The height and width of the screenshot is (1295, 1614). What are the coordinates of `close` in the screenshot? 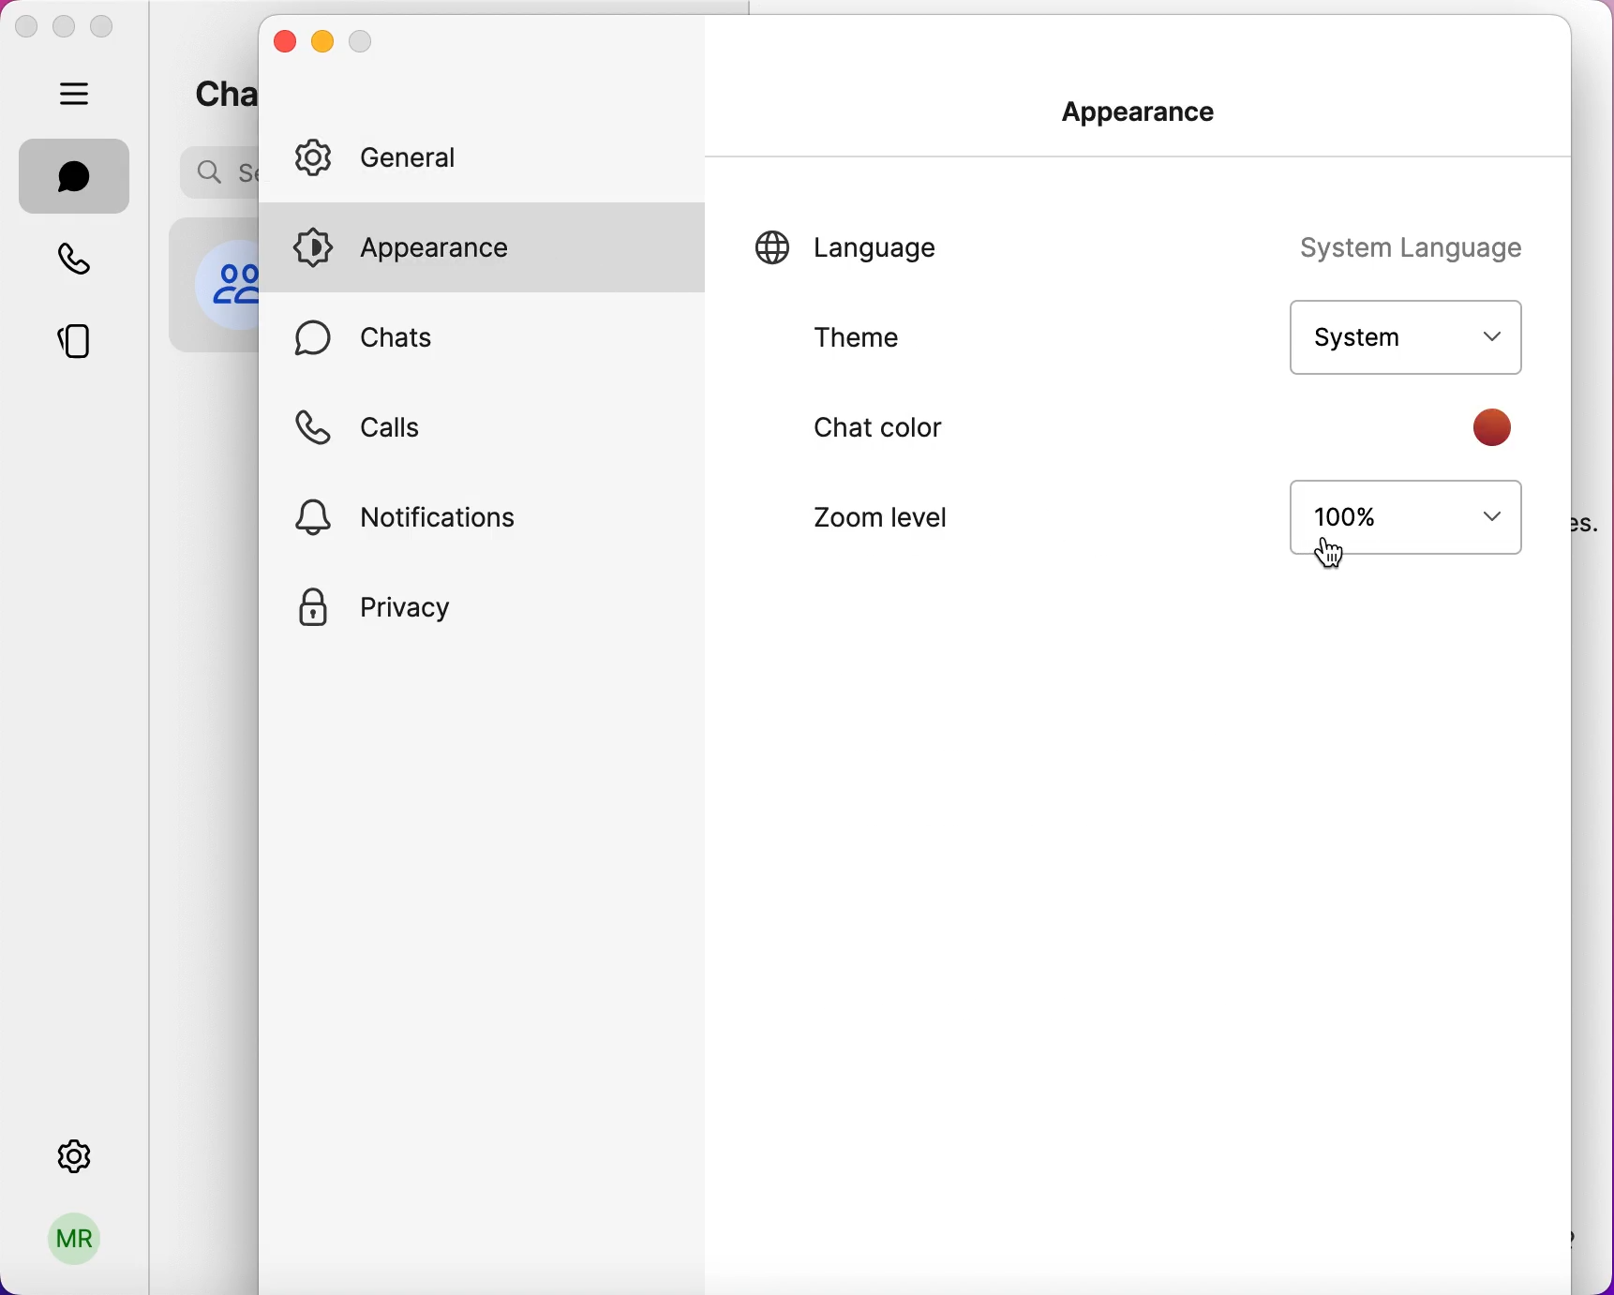 It's located at (282, 41).